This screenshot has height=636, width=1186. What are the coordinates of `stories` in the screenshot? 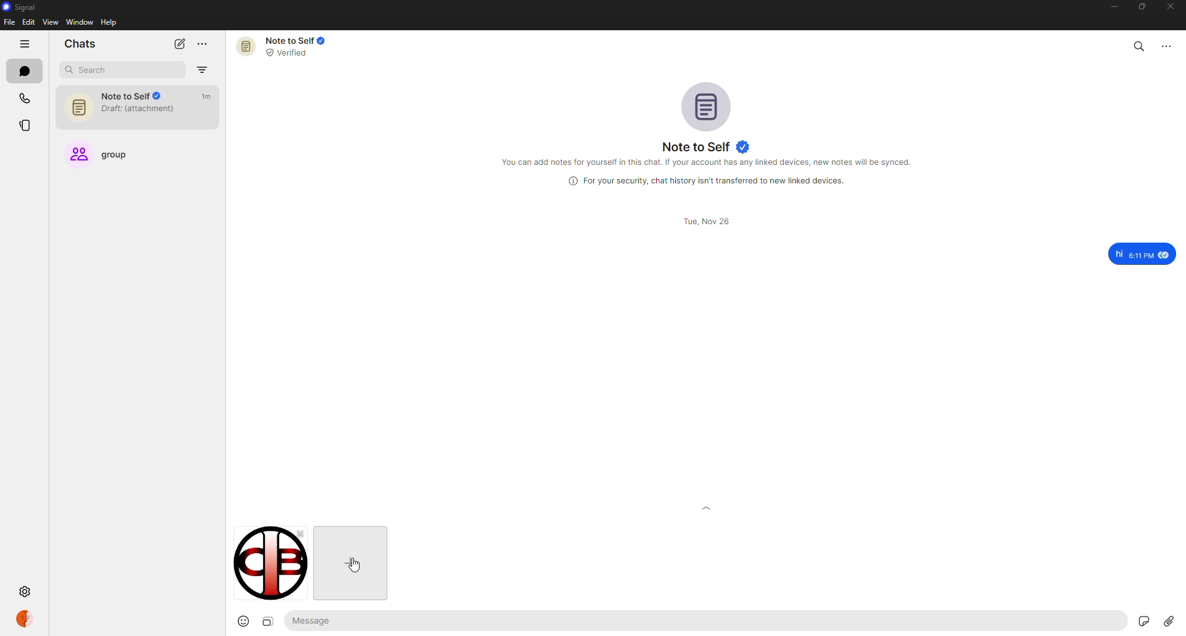 It's located at (23, 125).